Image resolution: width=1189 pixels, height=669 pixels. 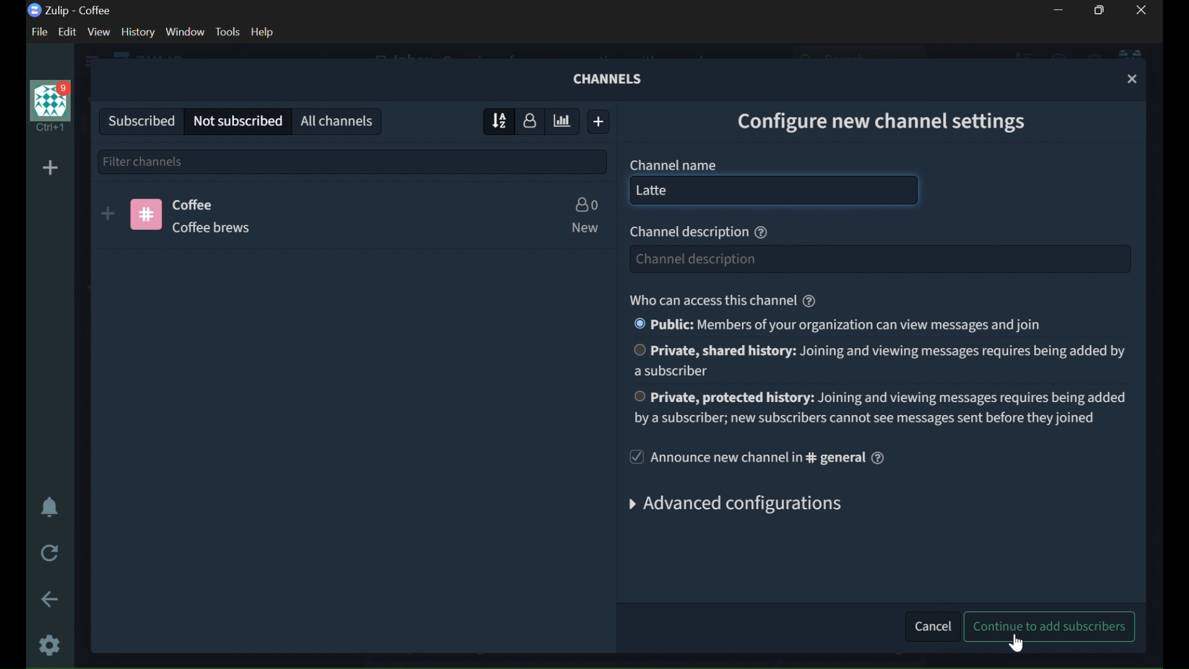 What do you see at coordinates (1102, 10) in the screenshot?
I see `RESTORE DOWN` at bounding box center [1102, 10].